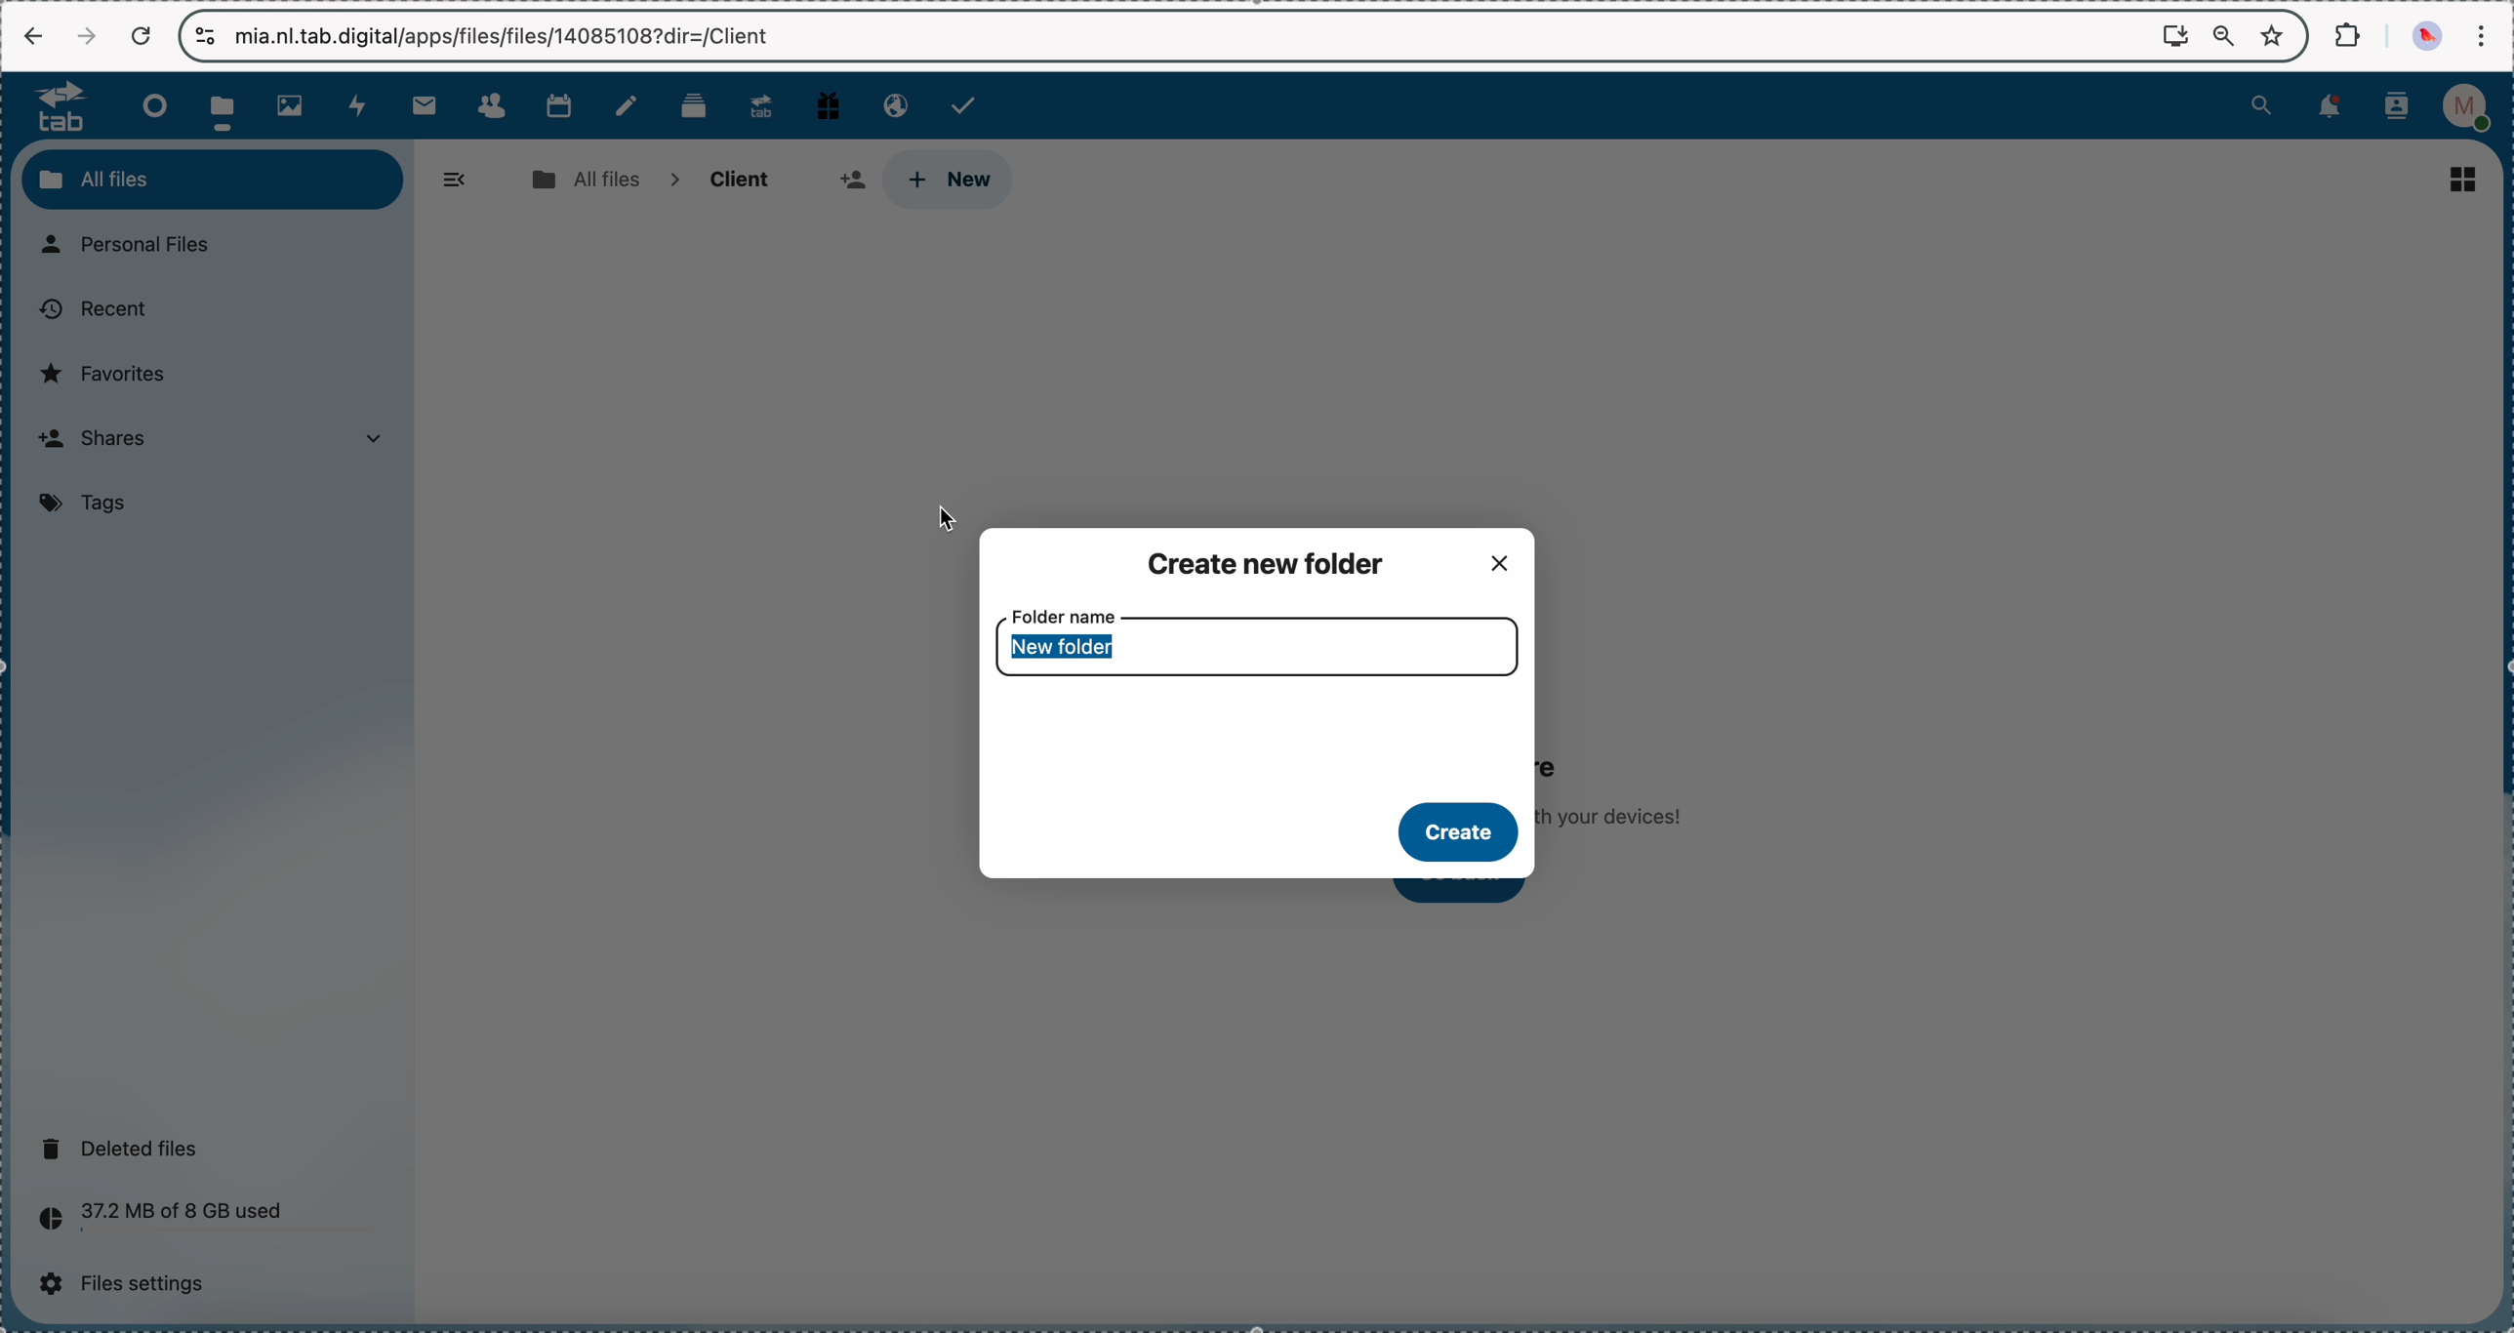 This screenshot has width=2514, height=1333. I want to click on cursor, so click(942, 517).